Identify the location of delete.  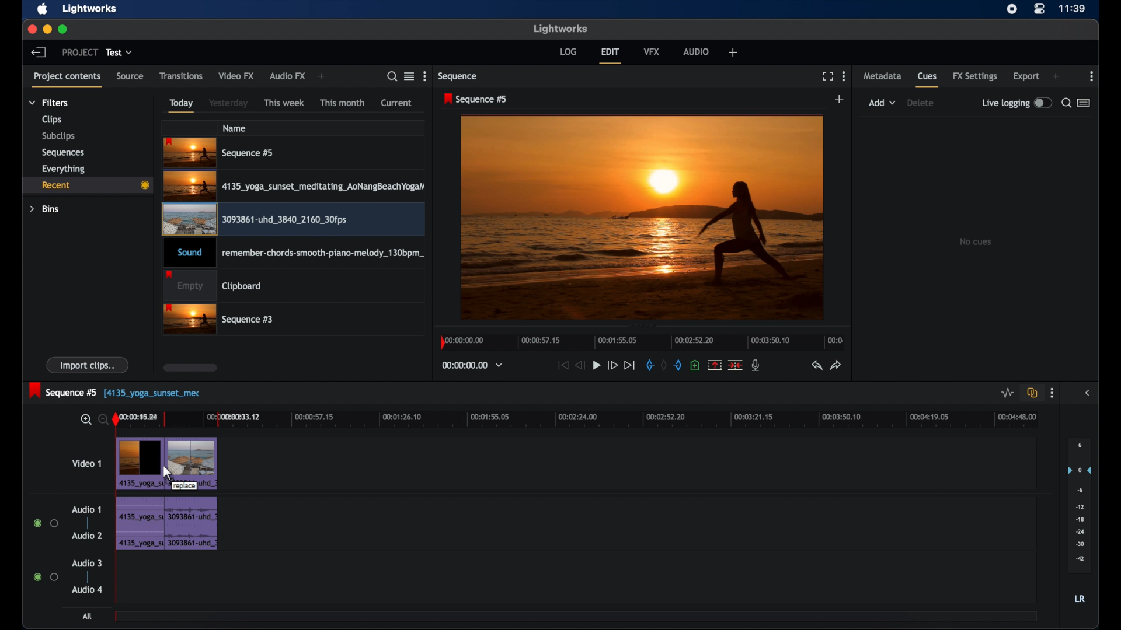
(920, 103).